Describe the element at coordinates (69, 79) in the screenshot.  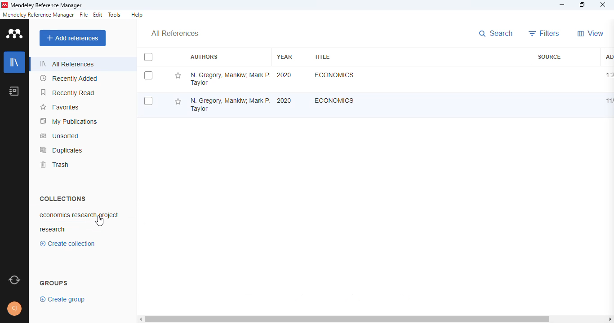
I see `recently added` at that location.